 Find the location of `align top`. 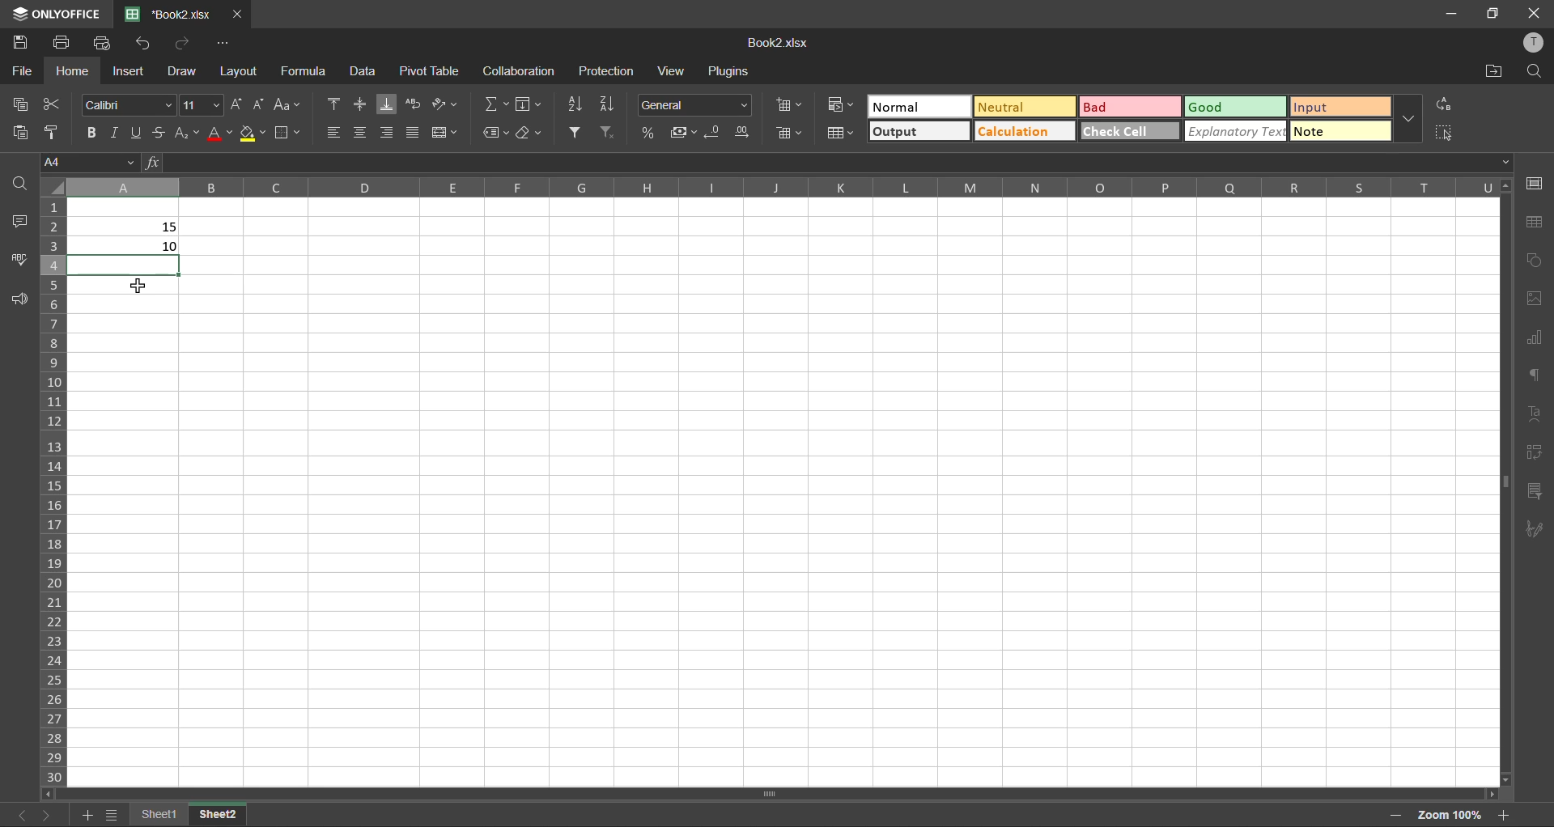

align top is located at coordinates (334, 104).